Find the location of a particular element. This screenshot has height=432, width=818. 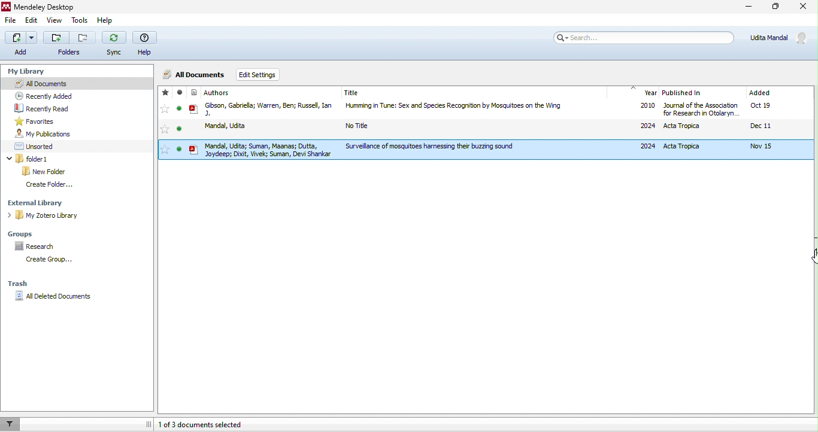

all documents is located at coordinates (75, 83).